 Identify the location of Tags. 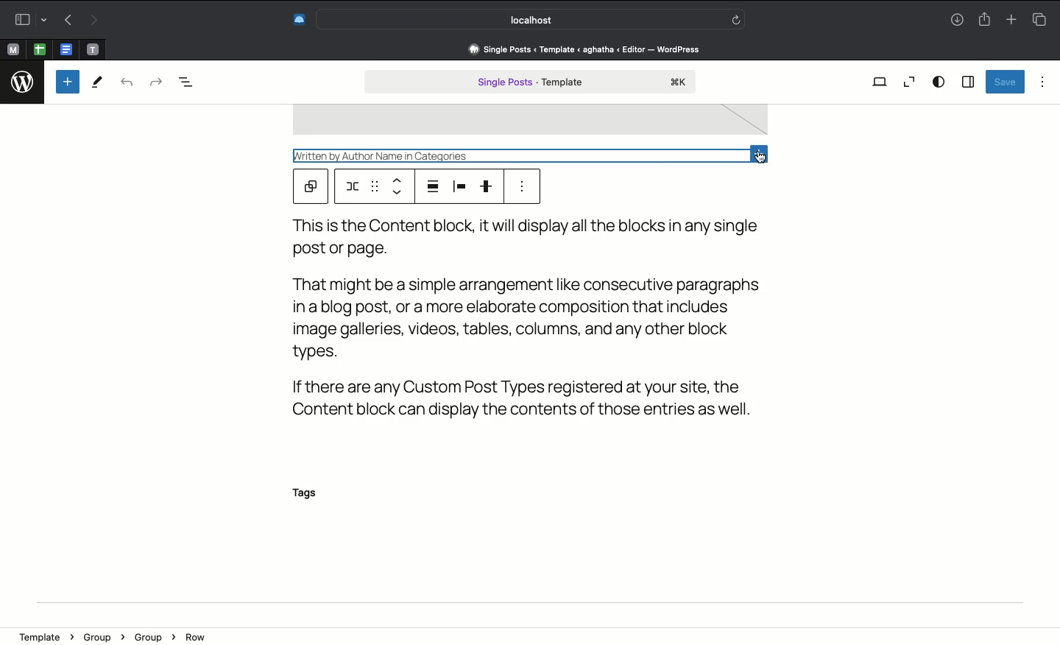
(313, 494).